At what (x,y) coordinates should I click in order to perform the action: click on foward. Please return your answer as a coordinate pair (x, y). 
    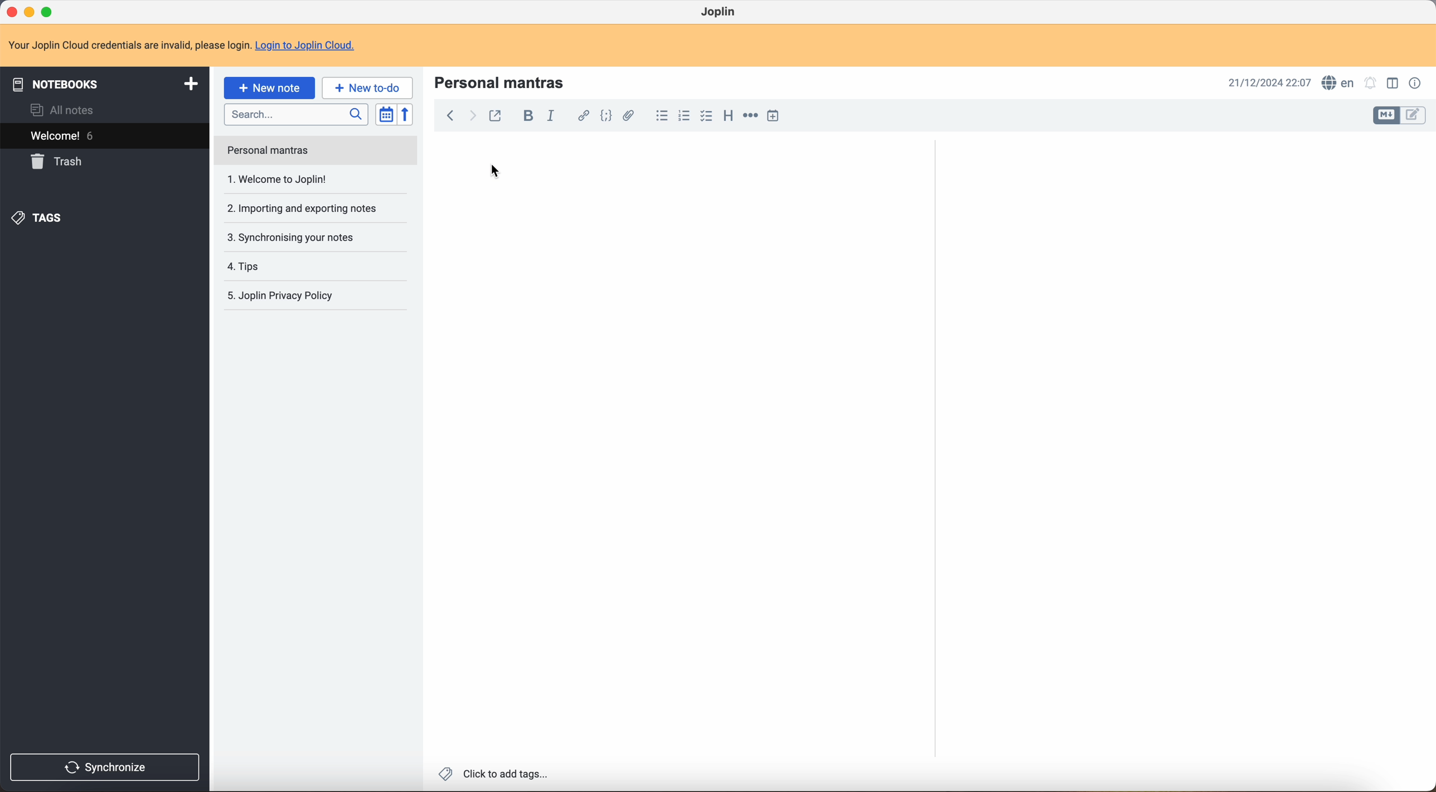
    Looking at the image, I should click on (473, 116).